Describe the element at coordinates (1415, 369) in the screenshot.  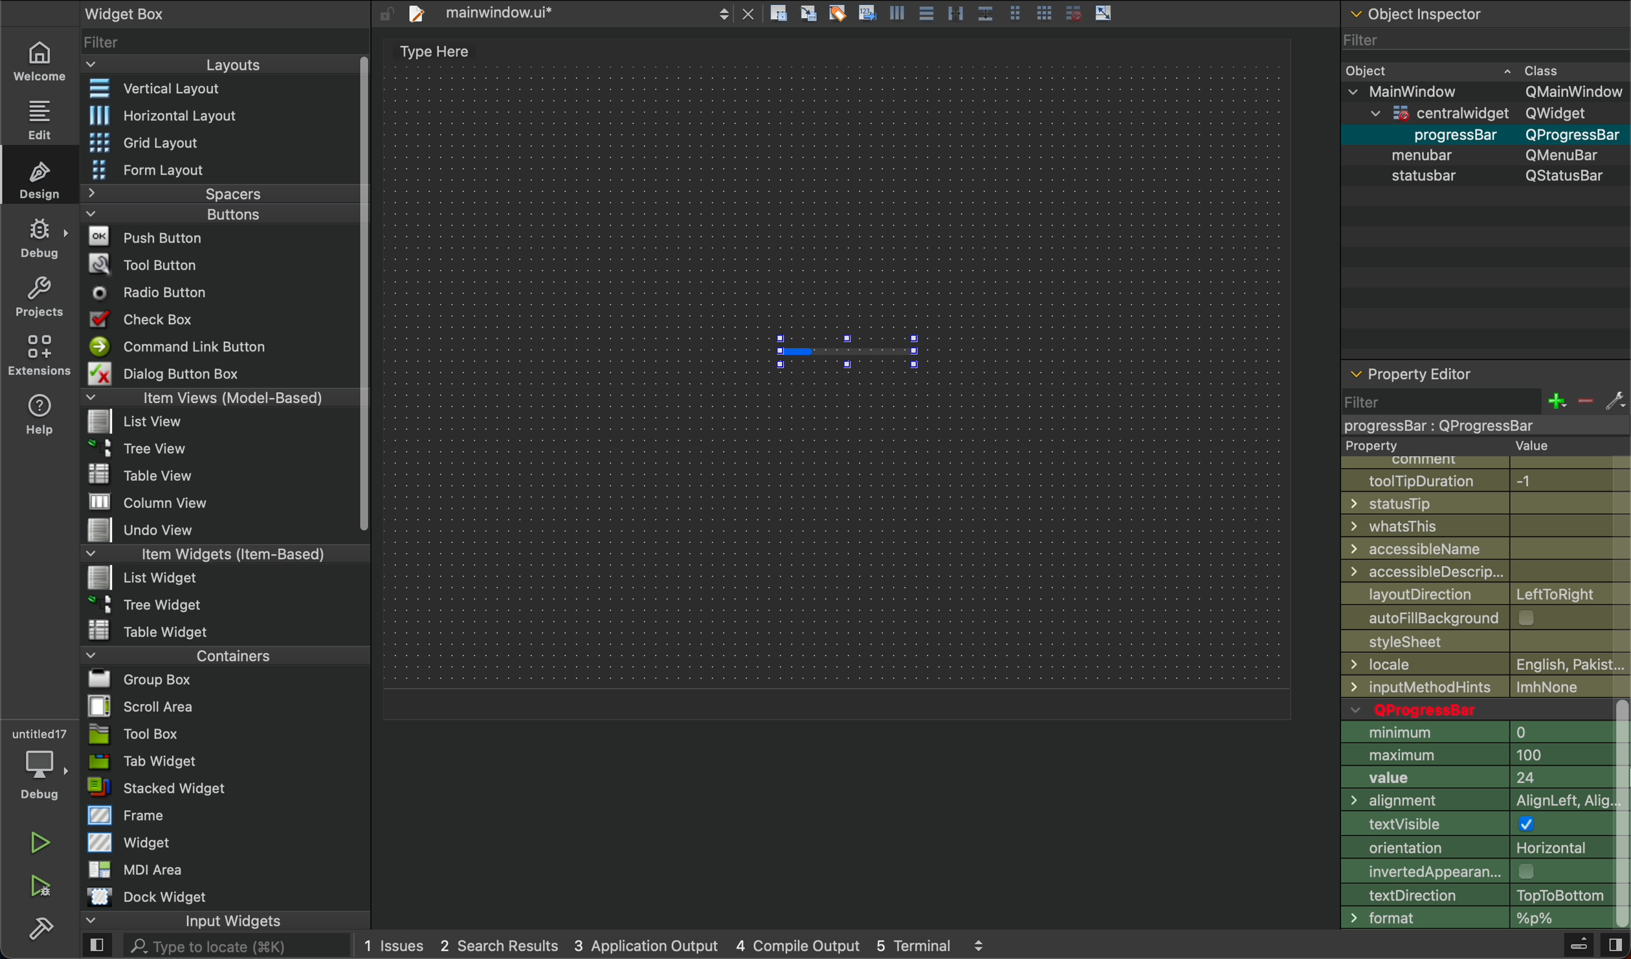
I see `property editor` at that location.